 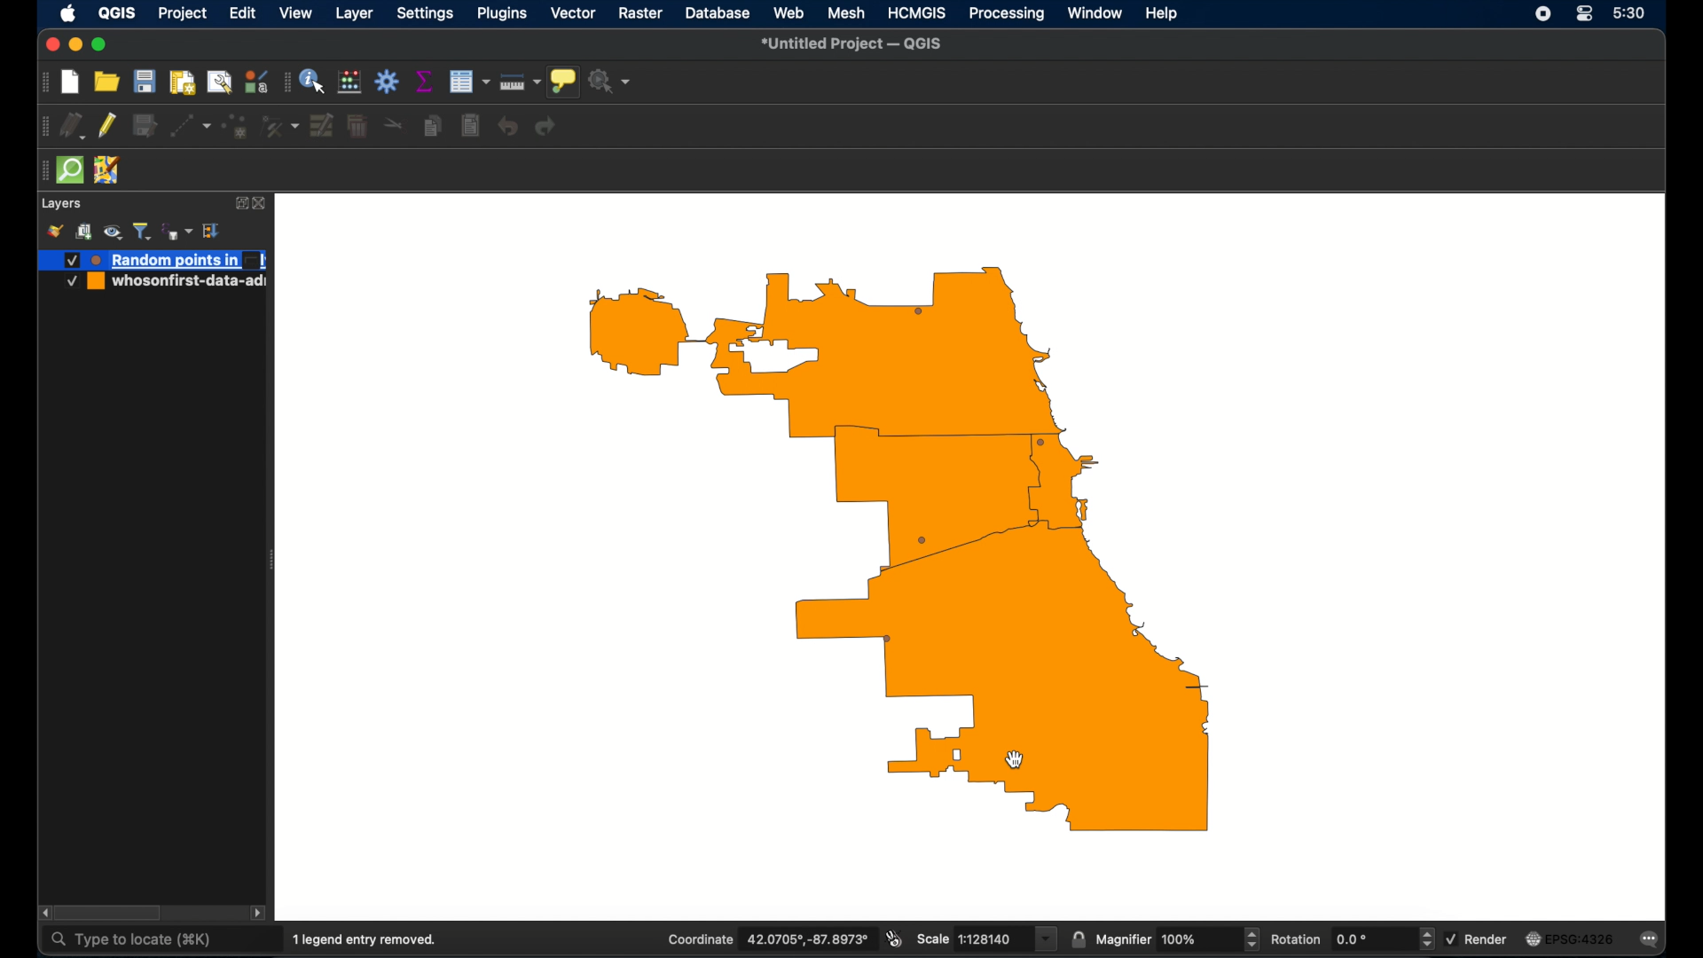 I want to click on scroll box, so click(x=112, y=913).